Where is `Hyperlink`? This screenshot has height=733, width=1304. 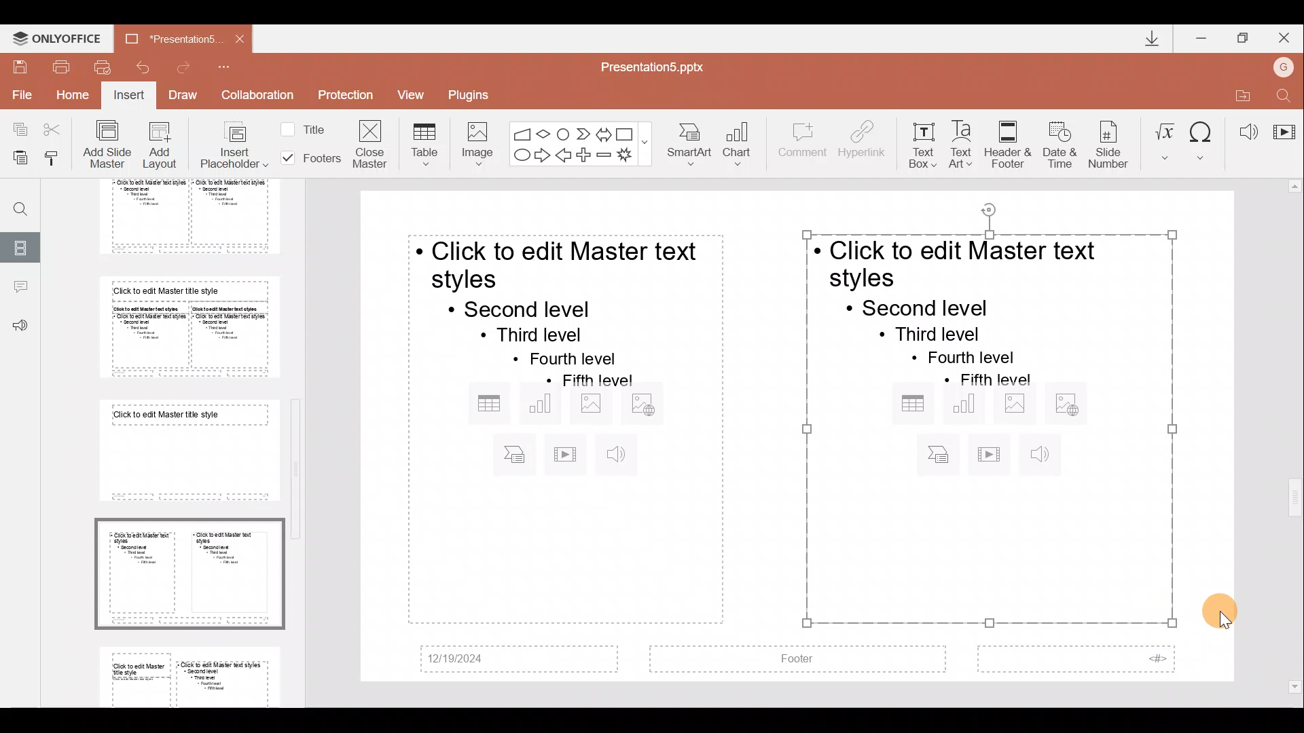
Hyperlink is located at coordinates (863, 141).